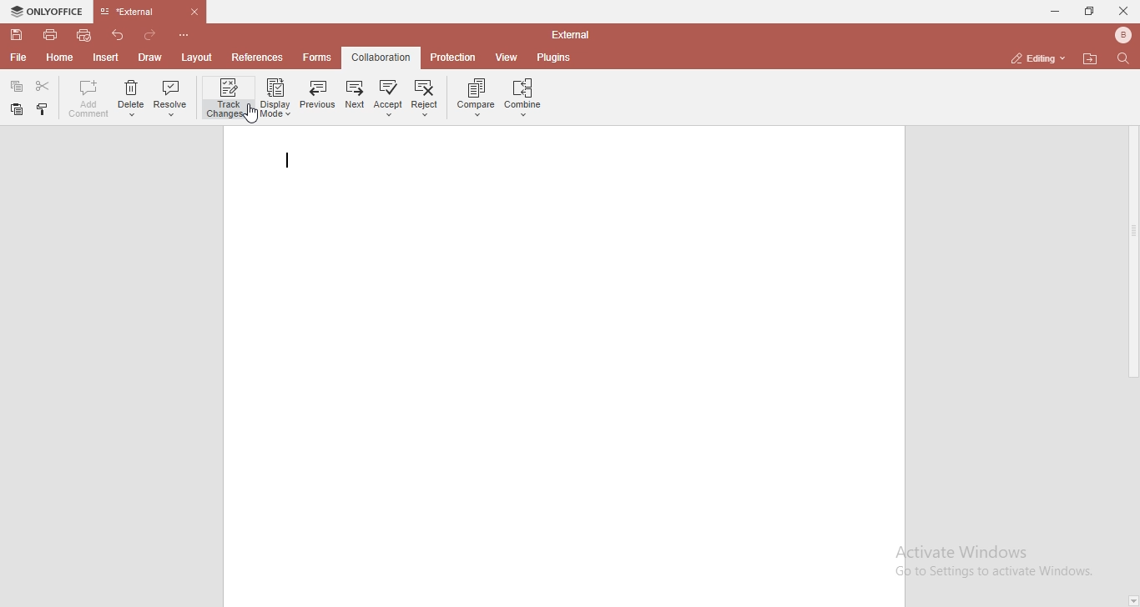 Image resolution: width=1140 pixels, height=607 pixels. I want to click on onlyoffice, so click(48, 11).